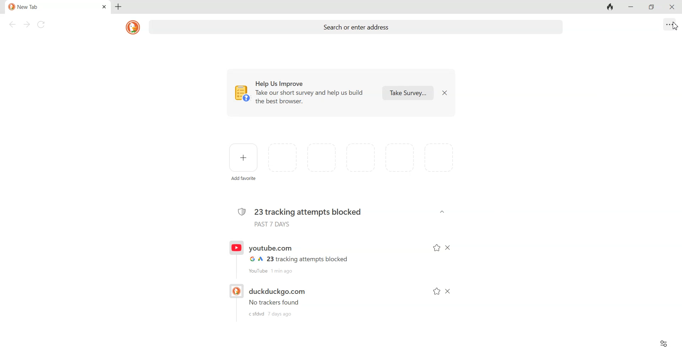 Image resolution: width=682 pixels, height=362 pixels. I want to click on Fire button, so click(610, 7).